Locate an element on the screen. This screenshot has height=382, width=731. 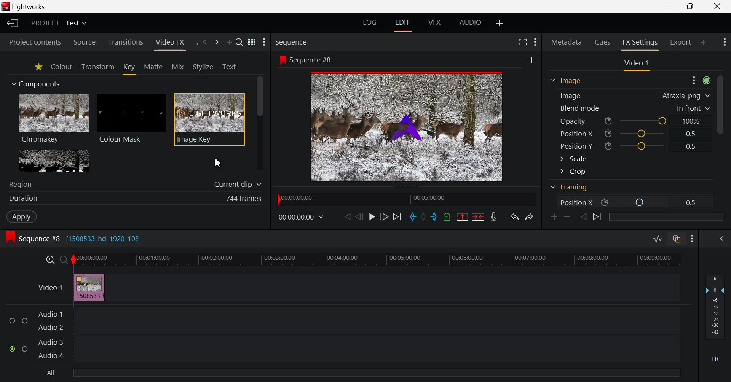
Inserted Video Clip is located at coordinates (90, 288).